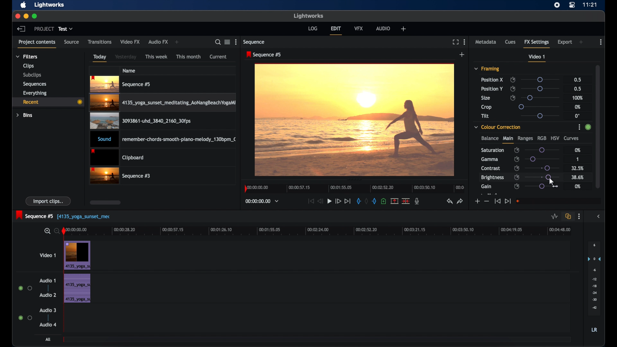 Image resolution: width=617 pixels, height=347 pixels. I want to click on timecodesand reels, so click(262, 201).